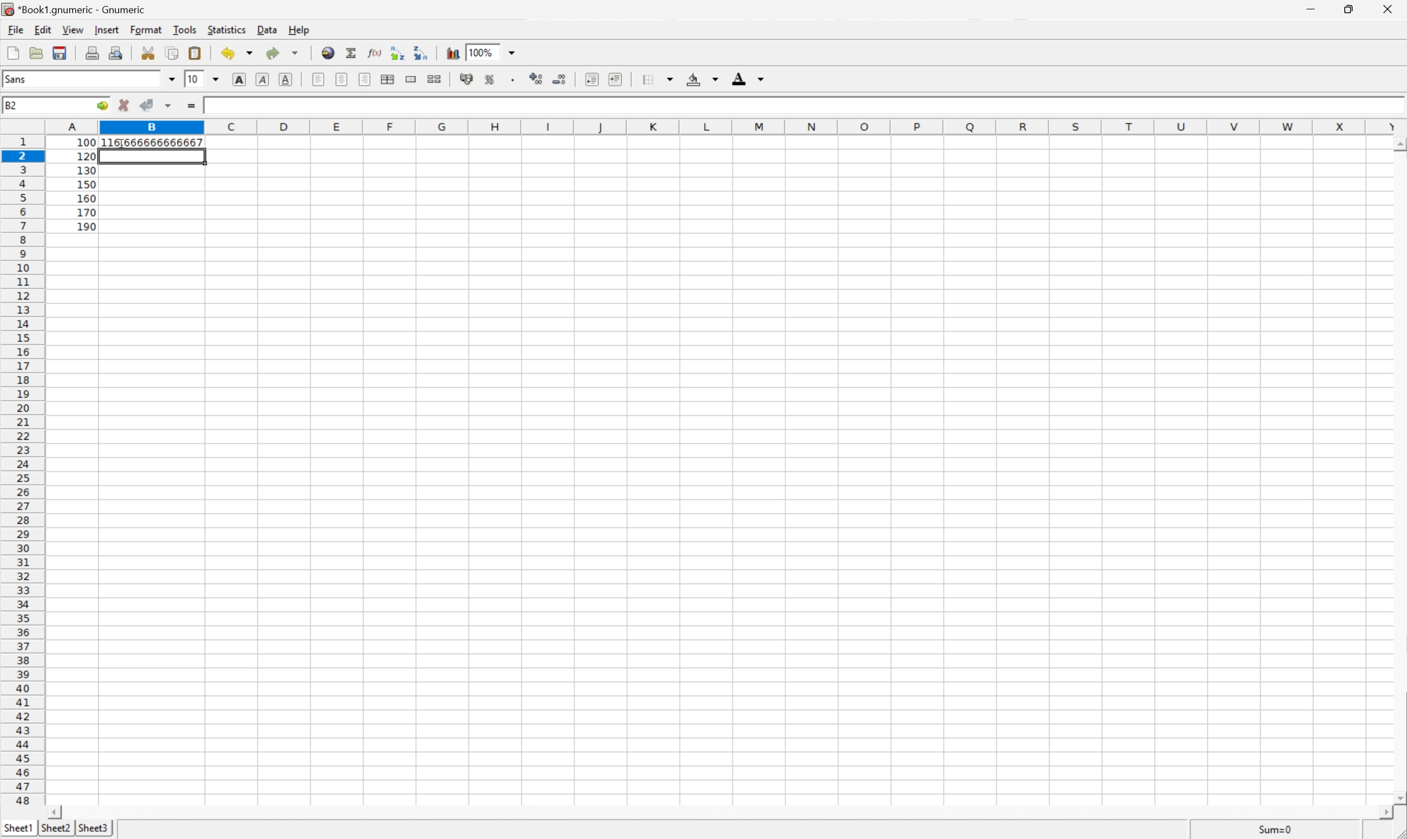  Describe the element at coordinates (280, 53) in the screenshot. I see `Redo` at that location.